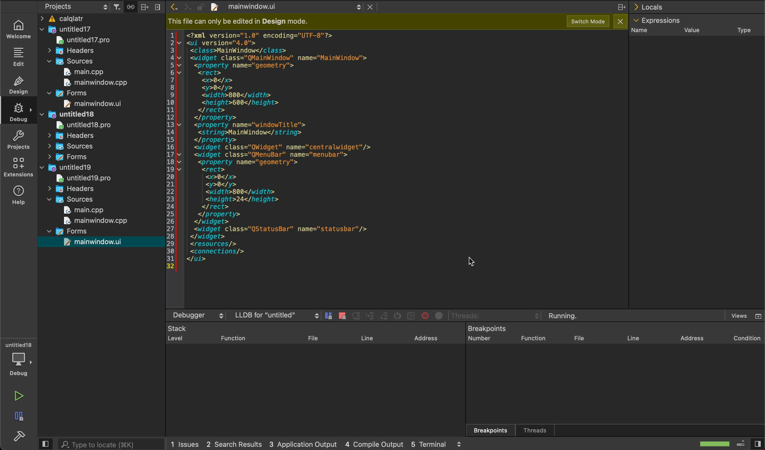 Image resolution: width=765 pixels, height=450 pixels. I want to click on Stack
Level, so click(175, 334).